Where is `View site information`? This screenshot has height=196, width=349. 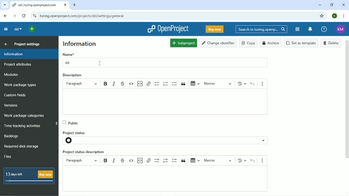
View site information is located at coordinates (34, 16).